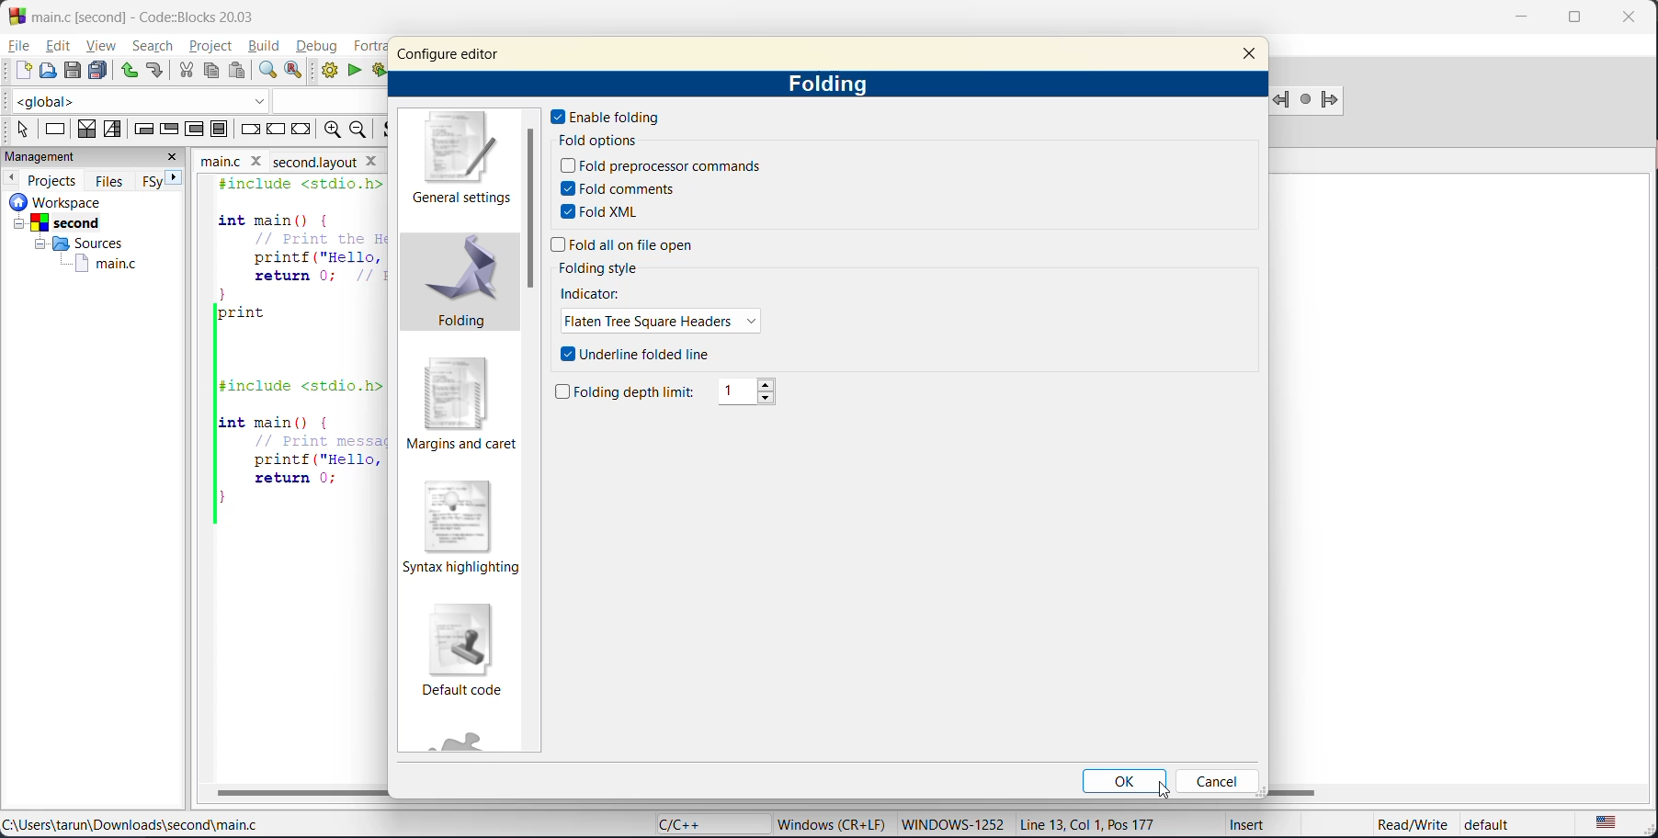  What do you see at coordinates (358, 74) in the screenshot?
I see `run` at bounding box center [358, 74].